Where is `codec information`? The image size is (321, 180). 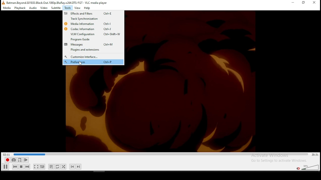 codec information is located at coordinates (89, 29).